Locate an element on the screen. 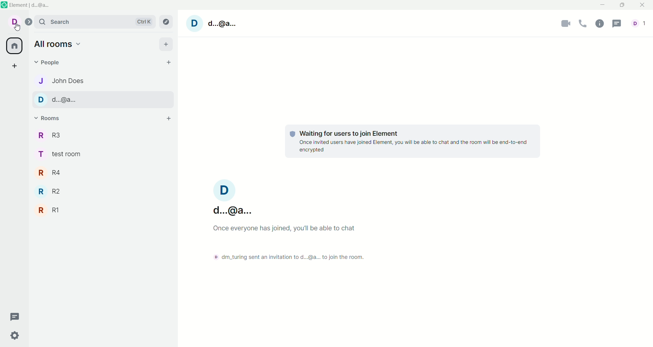  all rooms is located at coordinates (58, 45).